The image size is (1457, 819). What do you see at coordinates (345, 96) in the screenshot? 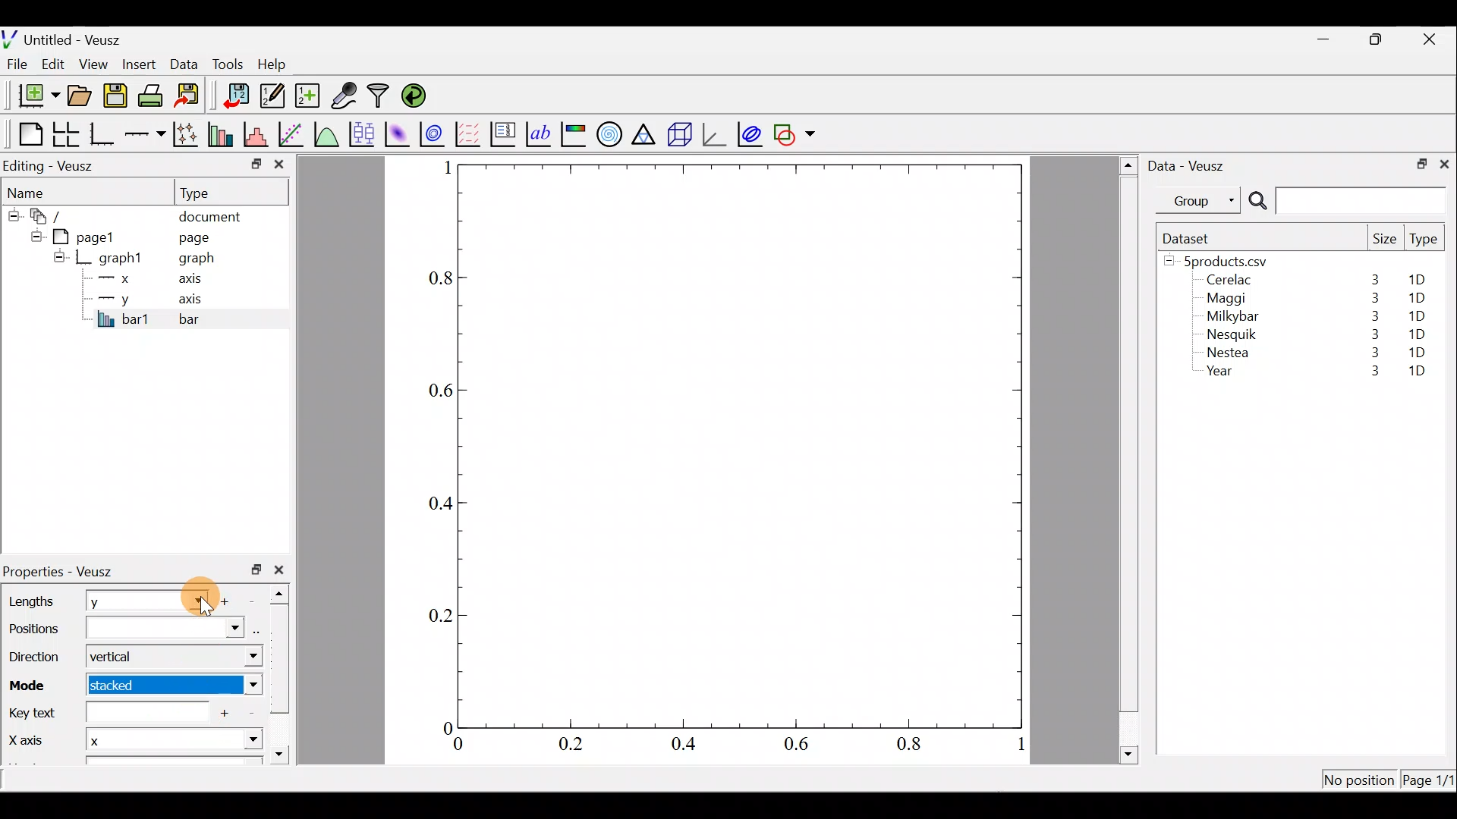
I see `Capture remote data` at bounding box center [345, 96].